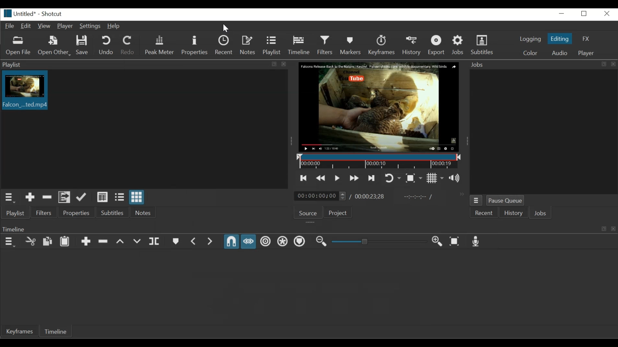  I want to click on Close, so click(608, 14).